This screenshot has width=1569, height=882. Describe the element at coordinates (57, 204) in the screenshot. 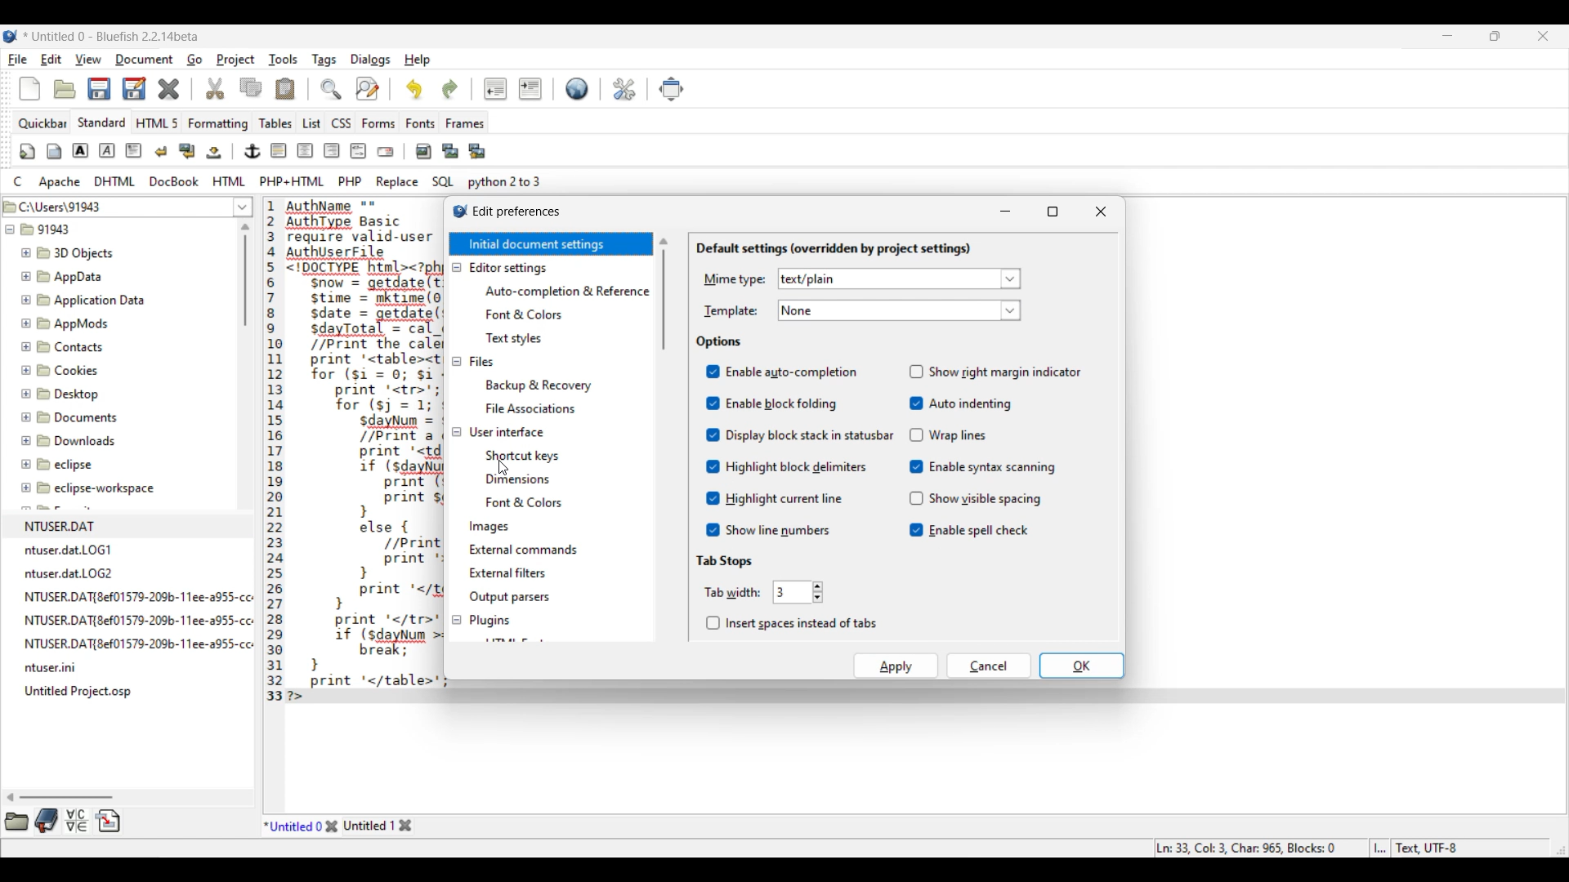

I see `2 C:\Users\91943` at that location.